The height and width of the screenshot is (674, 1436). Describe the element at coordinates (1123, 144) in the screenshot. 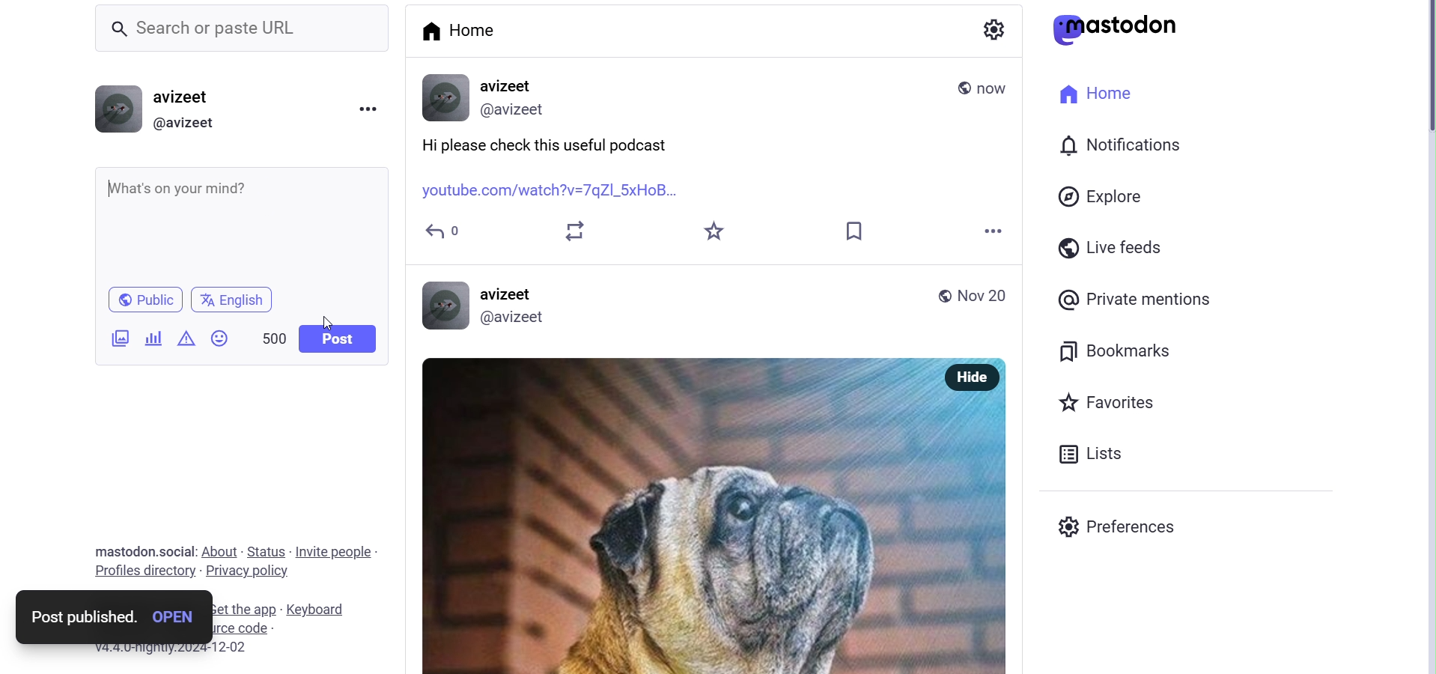

I see `notification` at that location.